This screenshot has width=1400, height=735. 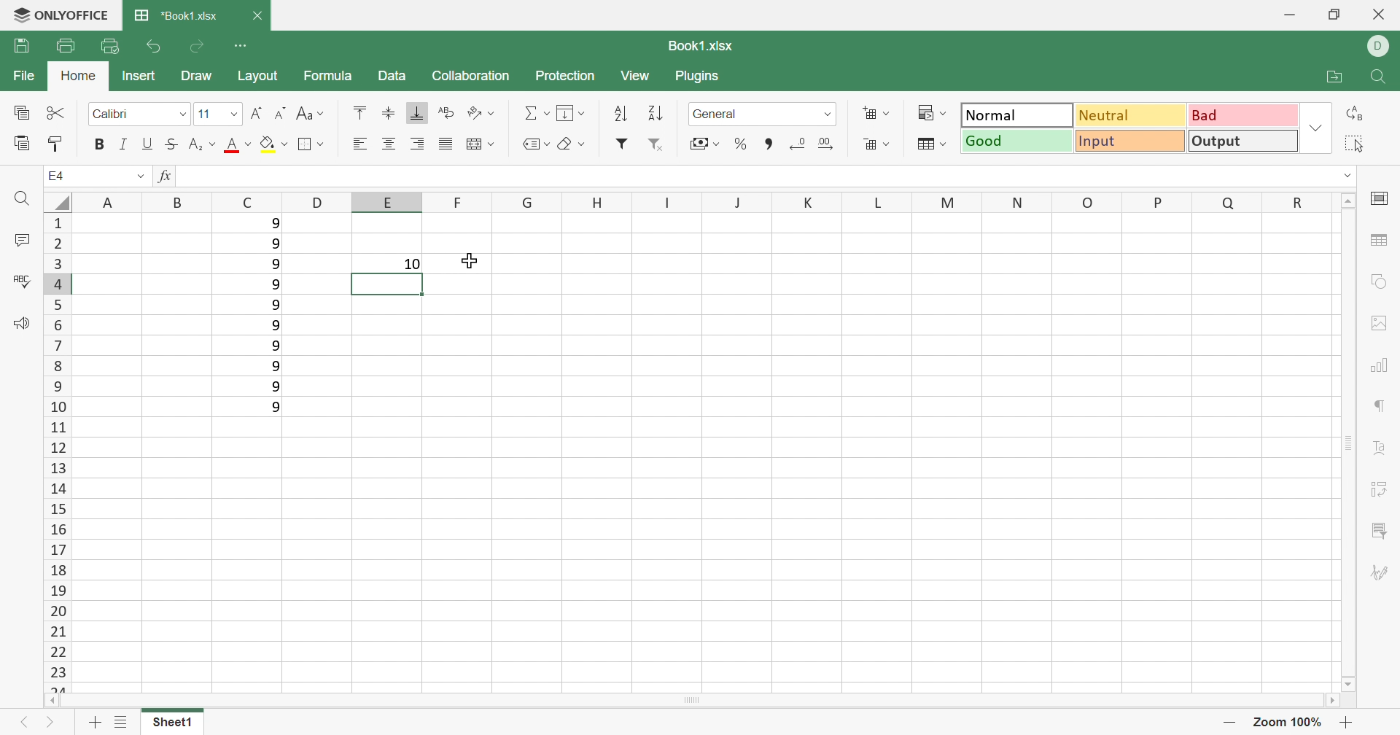 I want to click on Output, so click(x=1018, y=114).